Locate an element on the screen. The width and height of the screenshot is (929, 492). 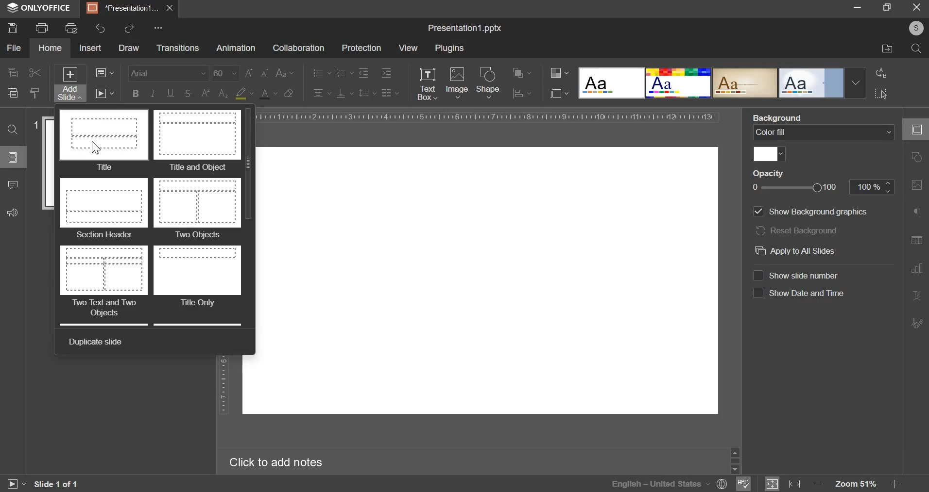
opacity is located at coordinates (773, 174).